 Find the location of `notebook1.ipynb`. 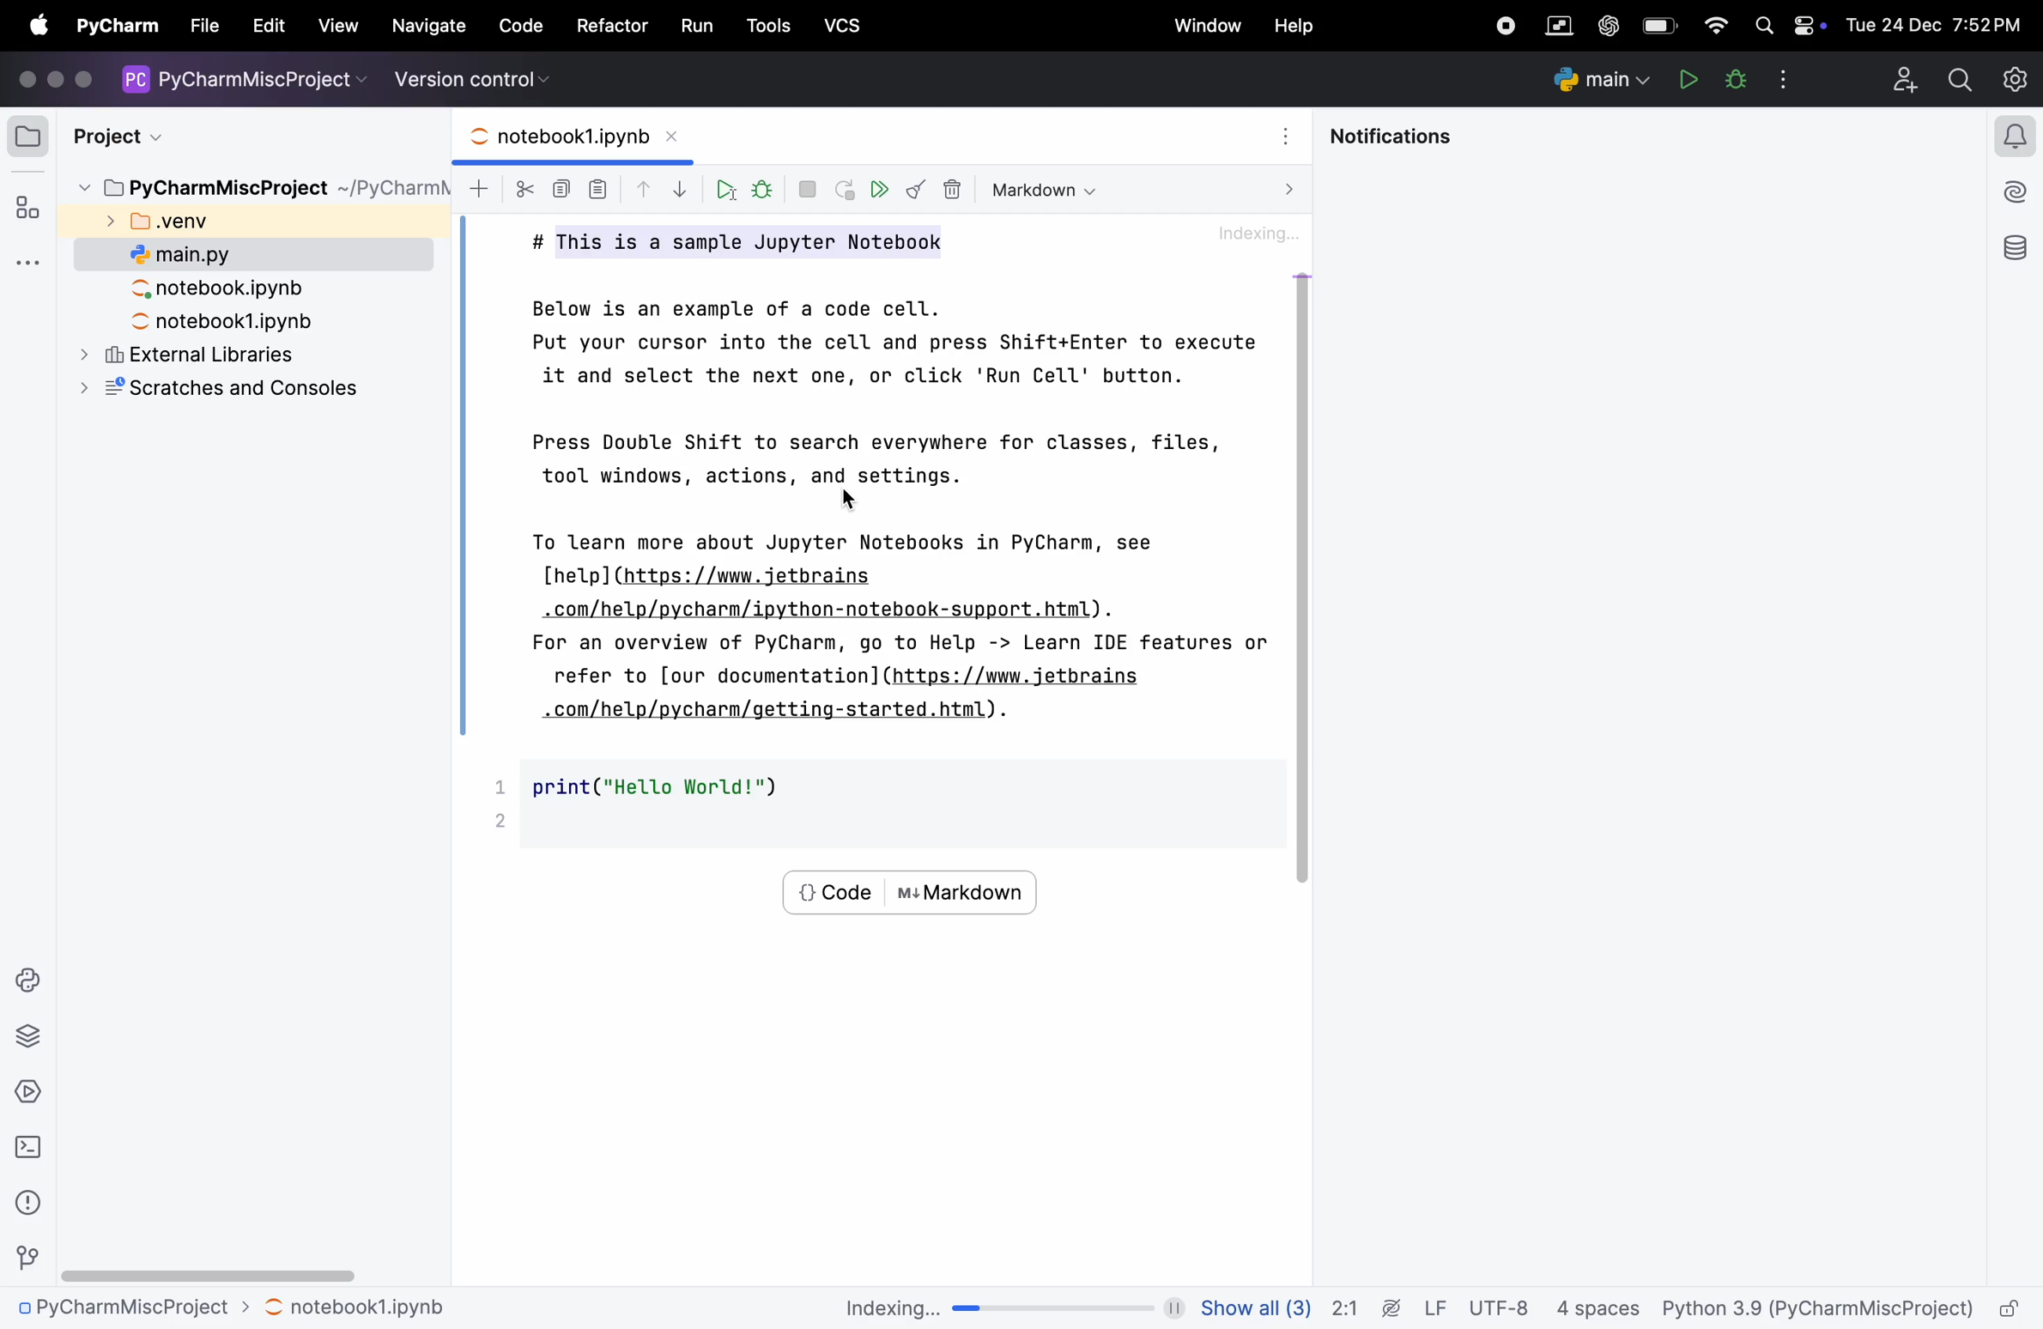

notebook1.ipynb is located at coordinates (575, 135).